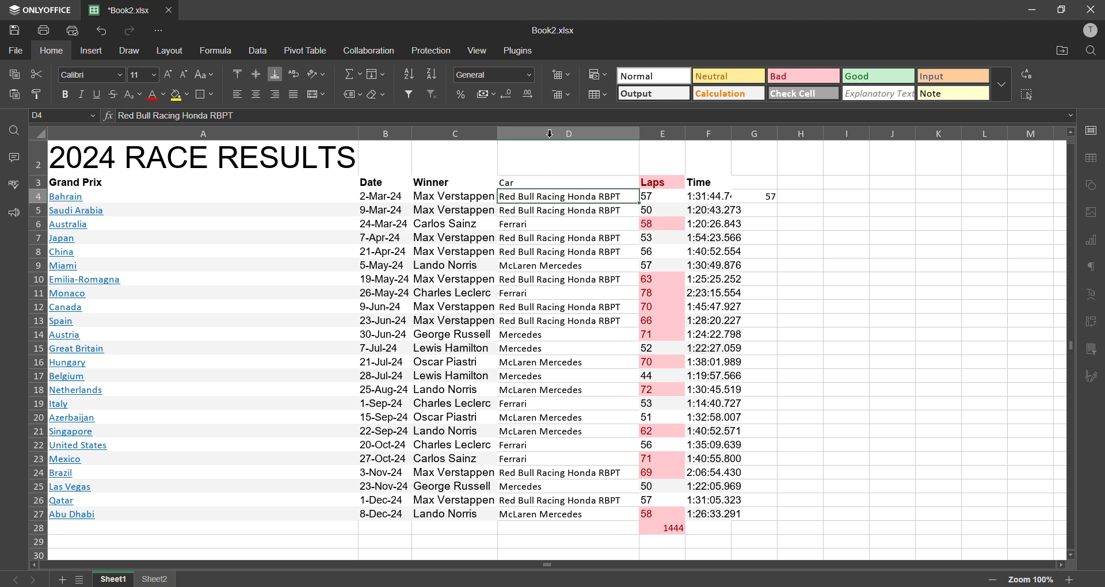 The height and width of the screenshot is (587, 1105). I want to click on decrease decimal, so click(509, 96).